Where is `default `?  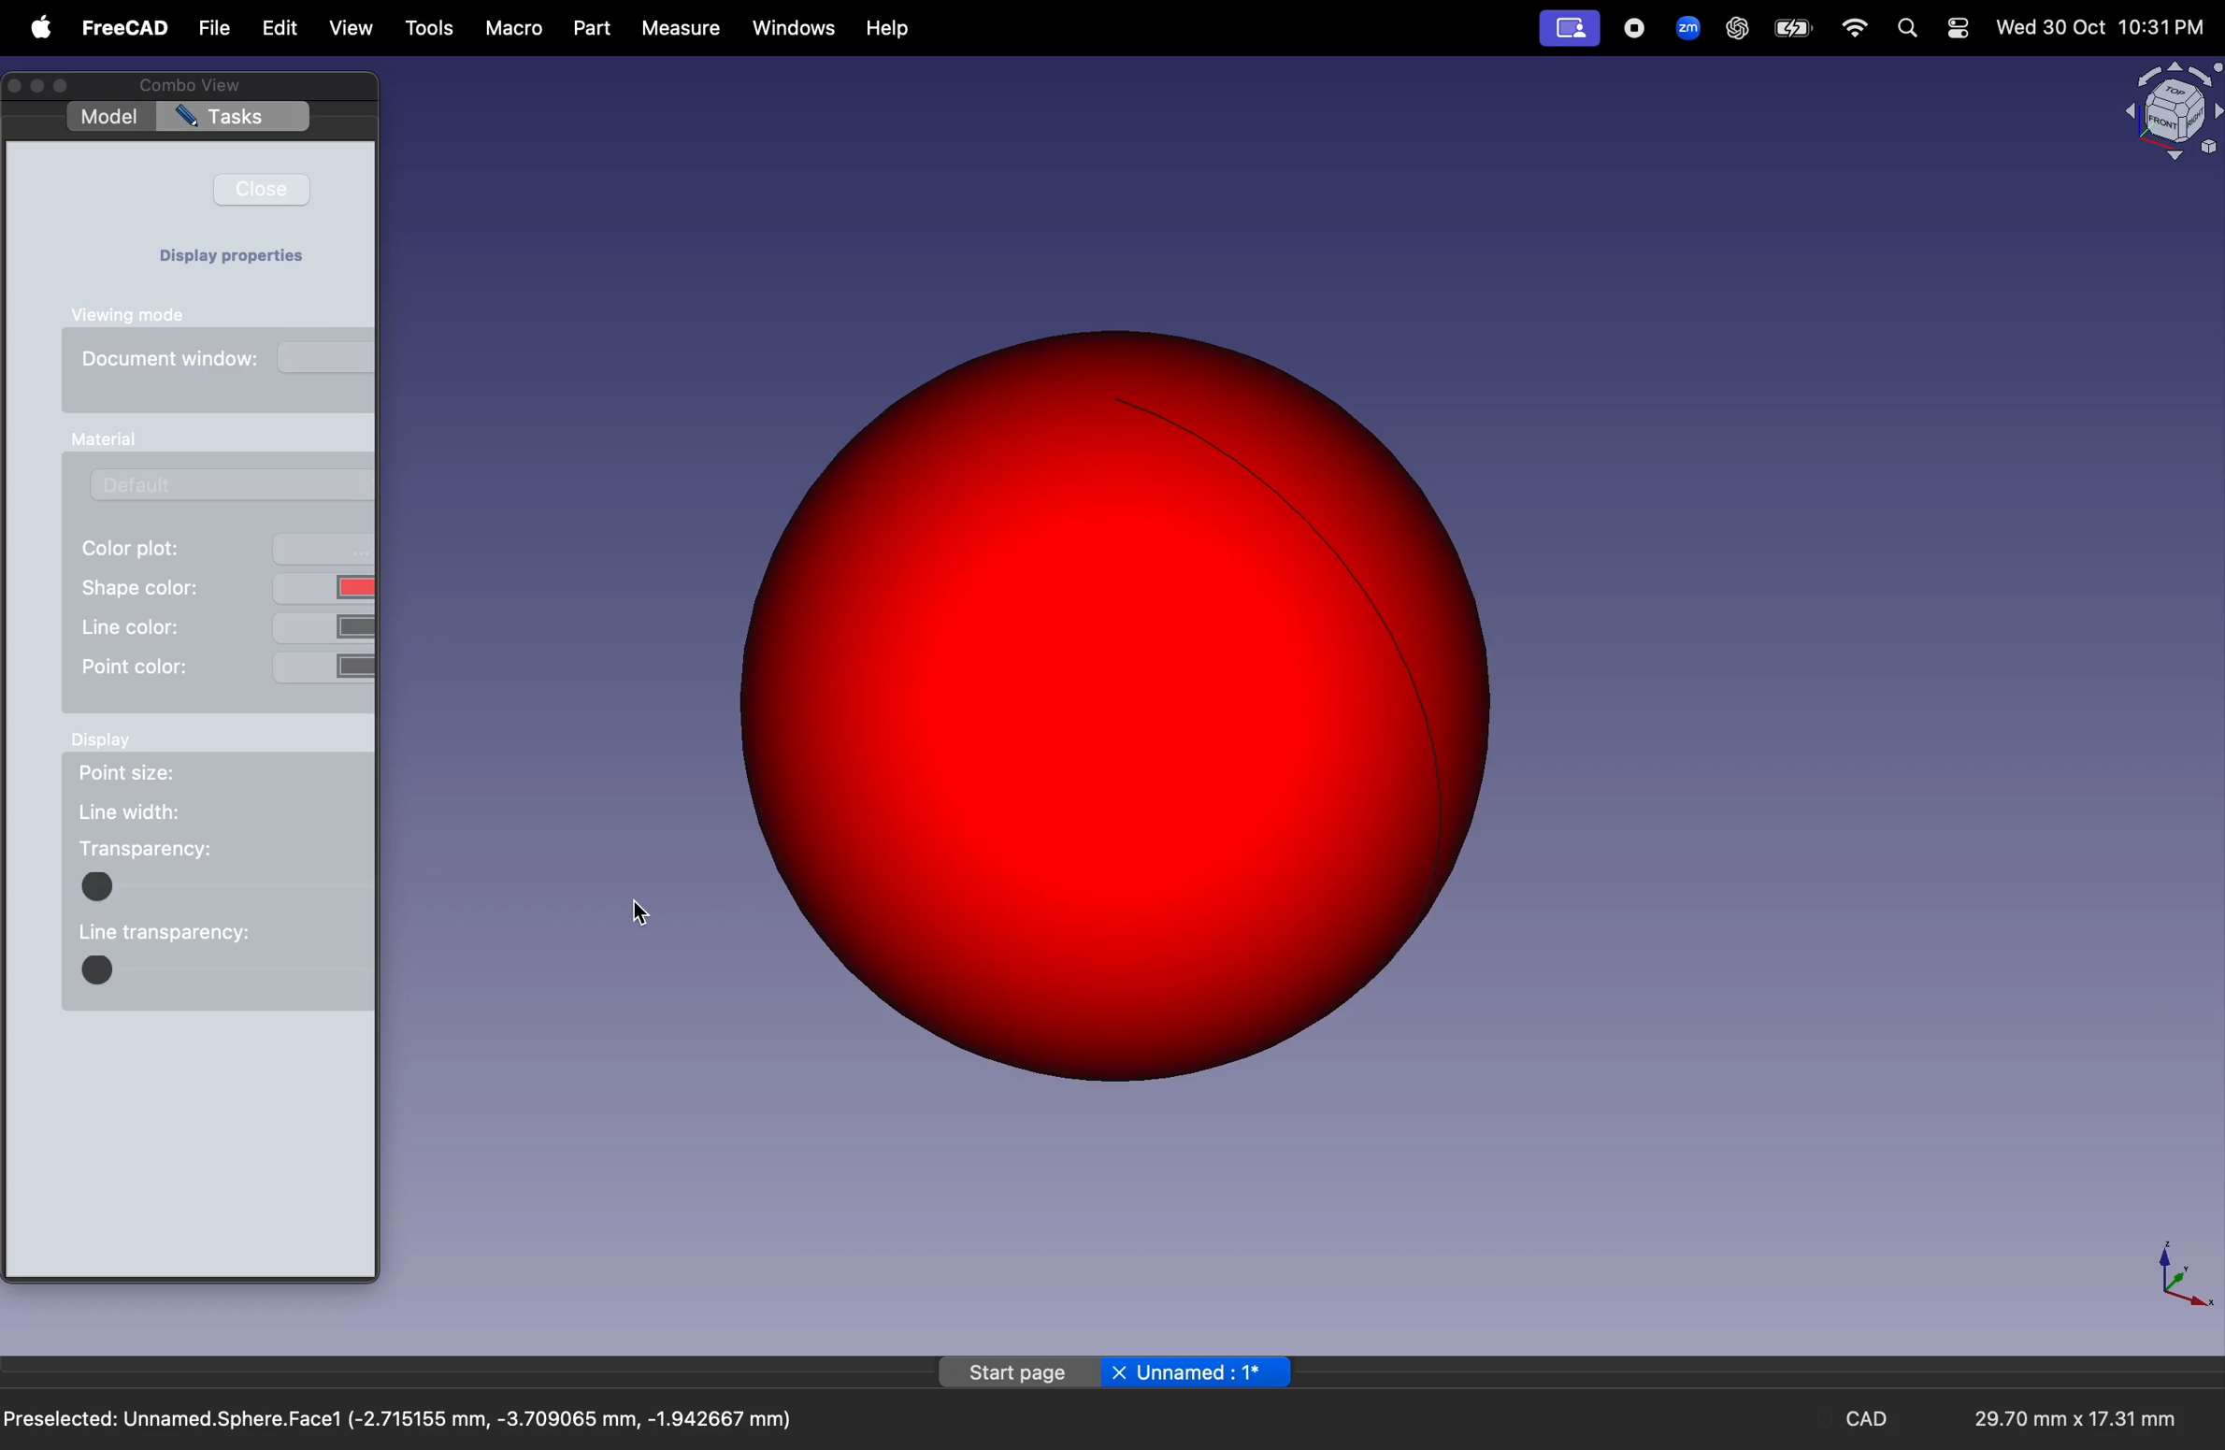
default  is located at coordinates (228, 483).